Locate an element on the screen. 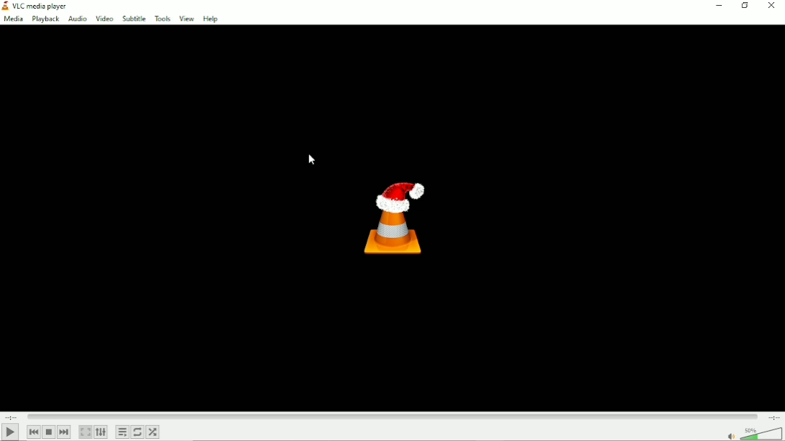  Help is located at coordinates (211, 19).